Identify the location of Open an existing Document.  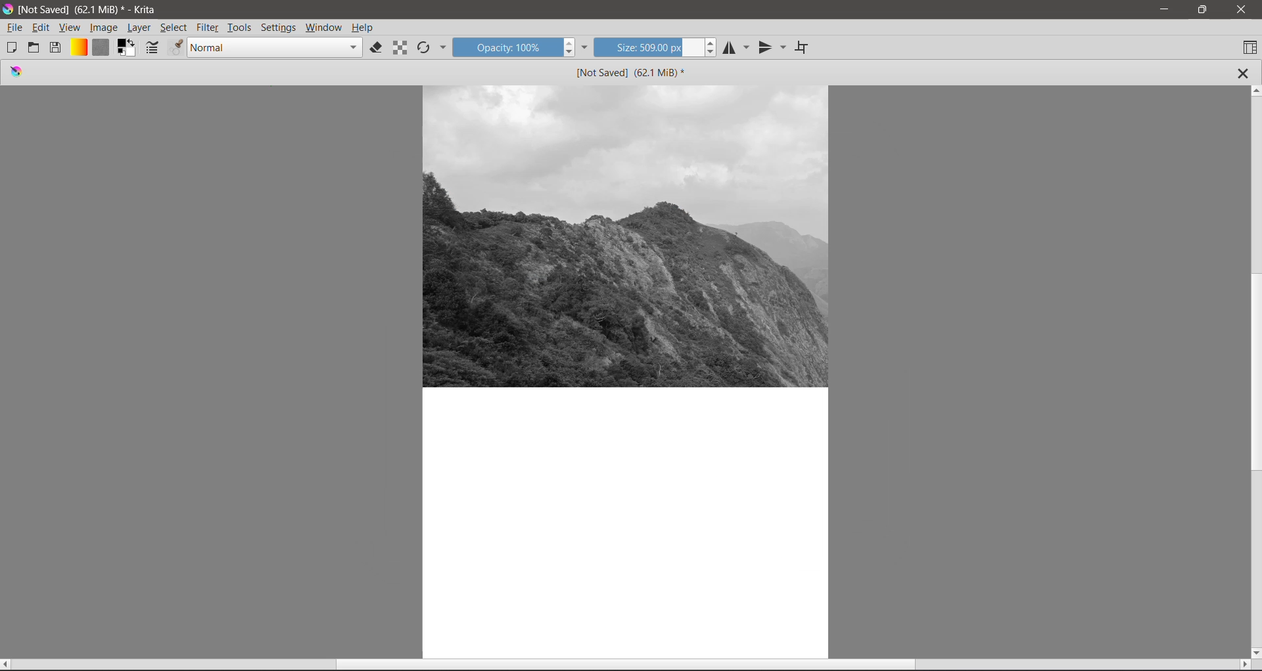
(34, 49).